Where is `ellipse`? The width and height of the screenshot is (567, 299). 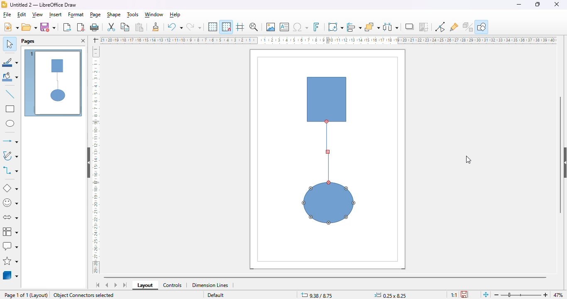
ellipse is located at coordinates (10, 123).